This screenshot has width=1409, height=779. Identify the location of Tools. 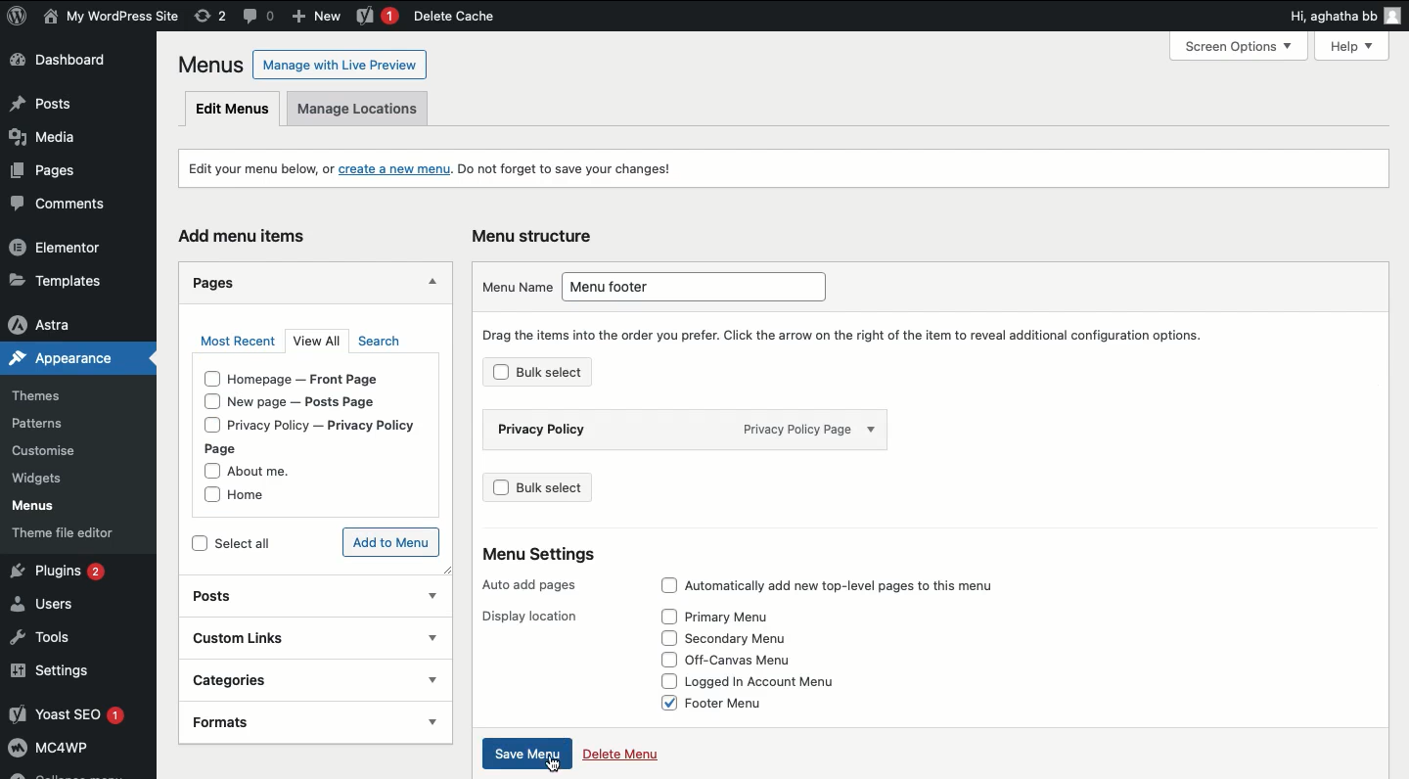
(49, 638).